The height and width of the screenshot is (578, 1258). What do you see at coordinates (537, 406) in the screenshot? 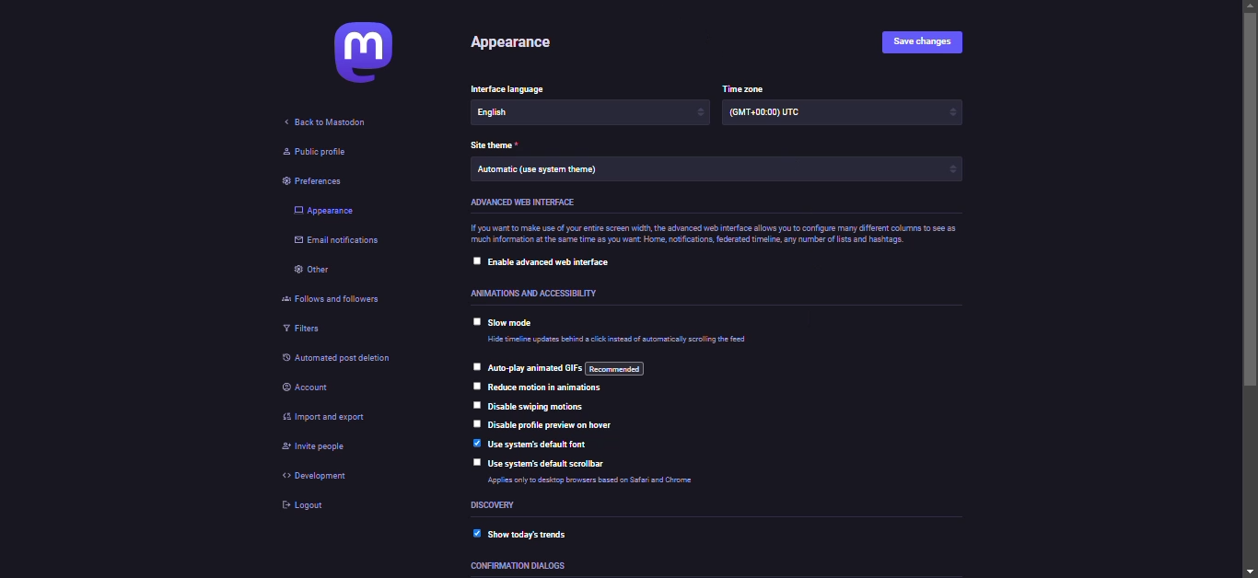
I see `disable swiping motions` at bounding box center [537, 406].